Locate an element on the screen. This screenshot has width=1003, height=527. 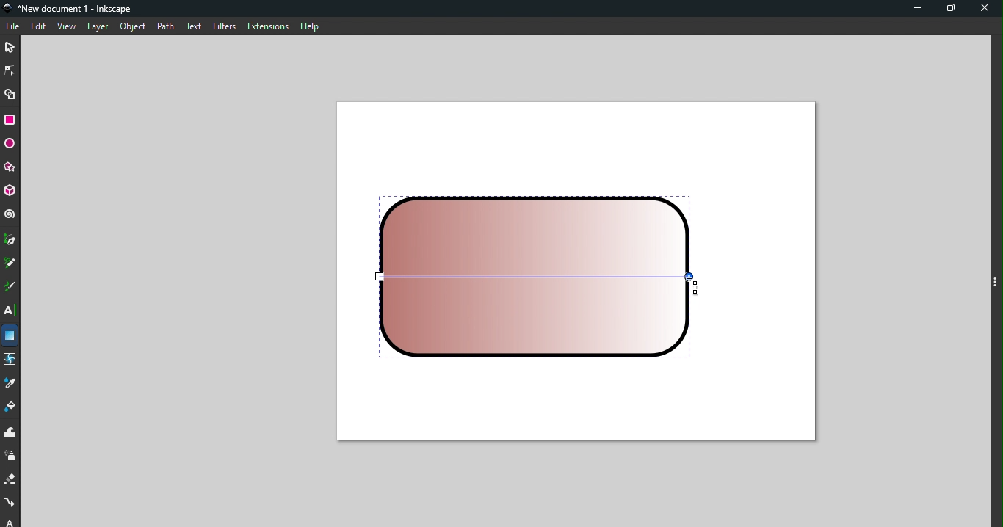
Tweak tool is located at coordinates (10, 433).